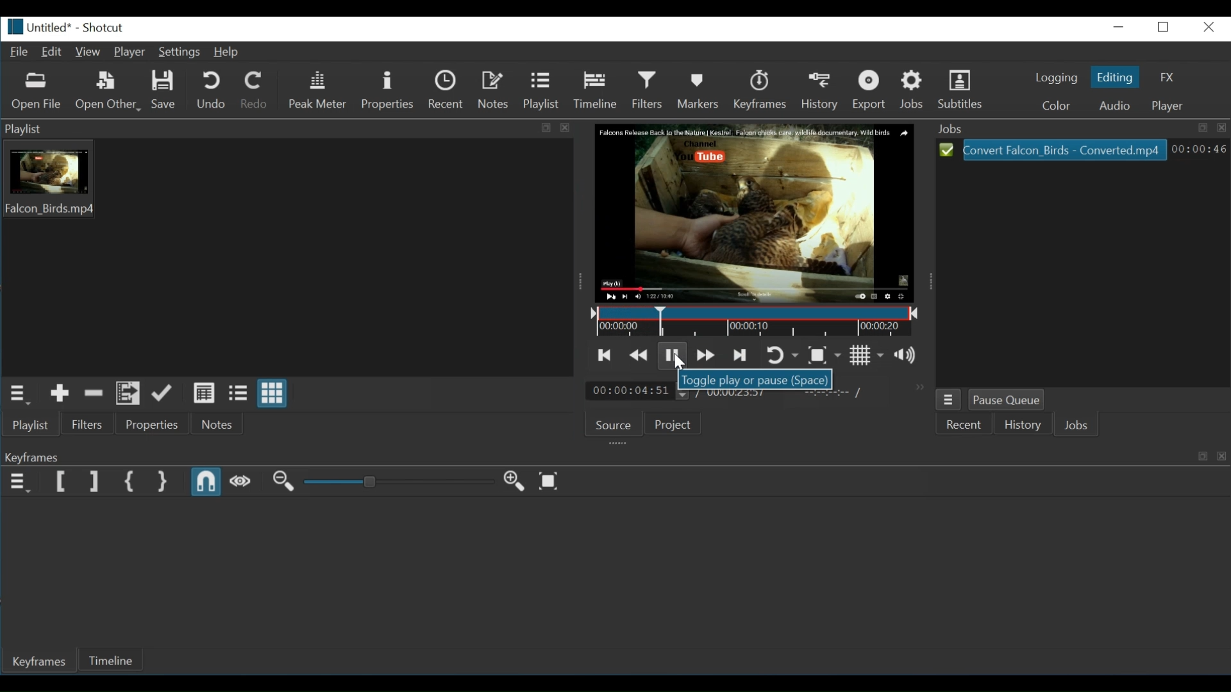  Describe the element at coordinates (125, 393) in the screenshot. I see `Add files to the playlist` at that location.